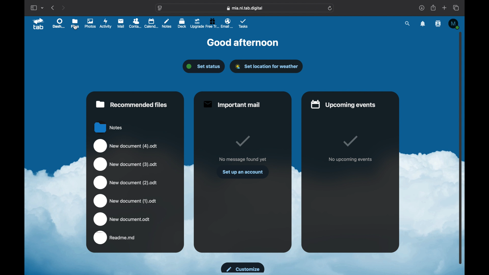 The image size is (489, 275). What do you see at coordinates (243, 24) in the screenshot?
I see `tasks` at bounding box center [243, 24].